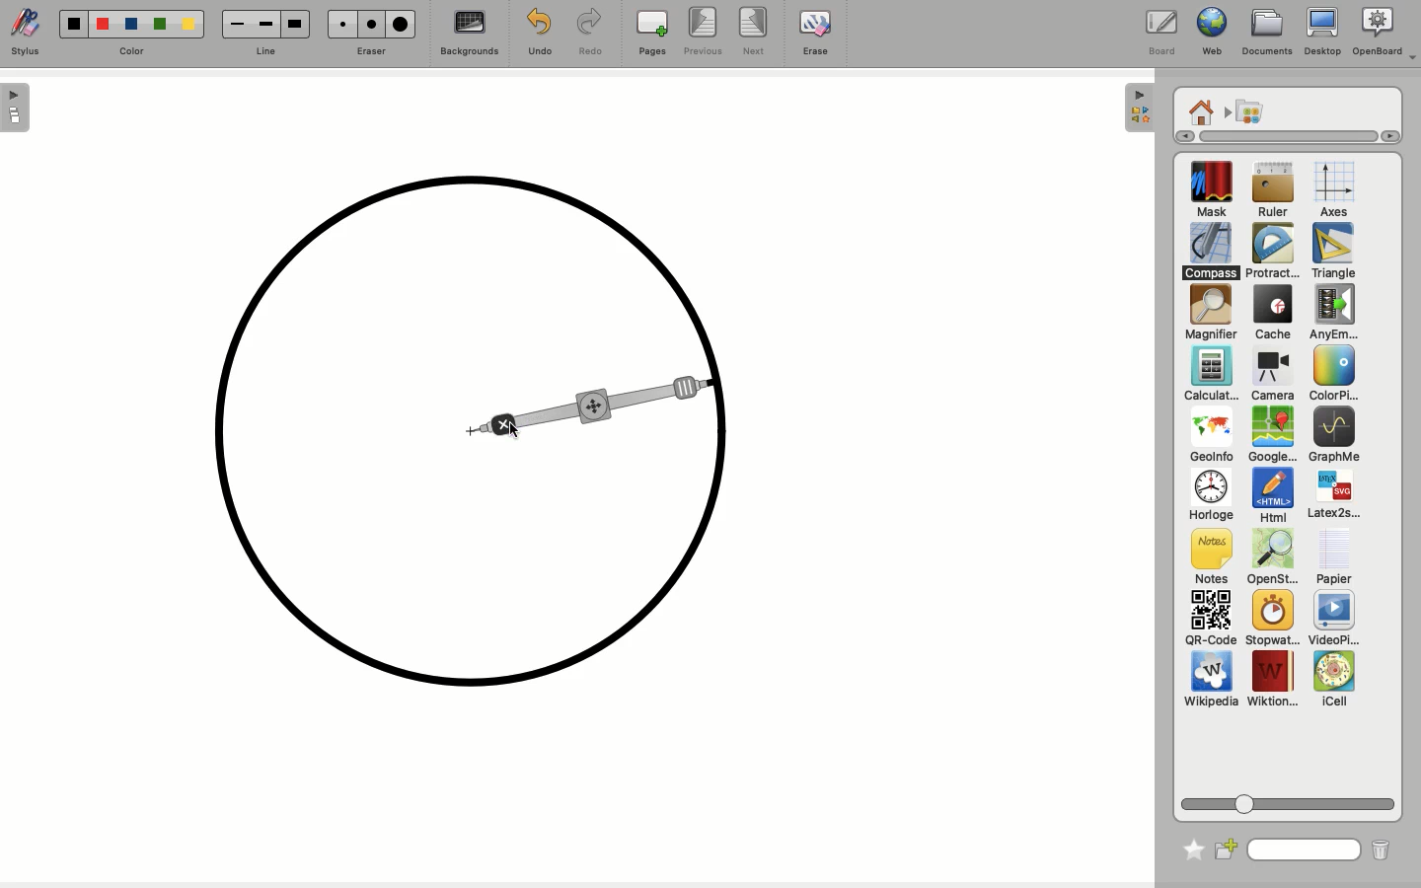  What do you see at coordinates (187, 26) in the screenshot?
I see `color5` at bounding box center [187, 26].